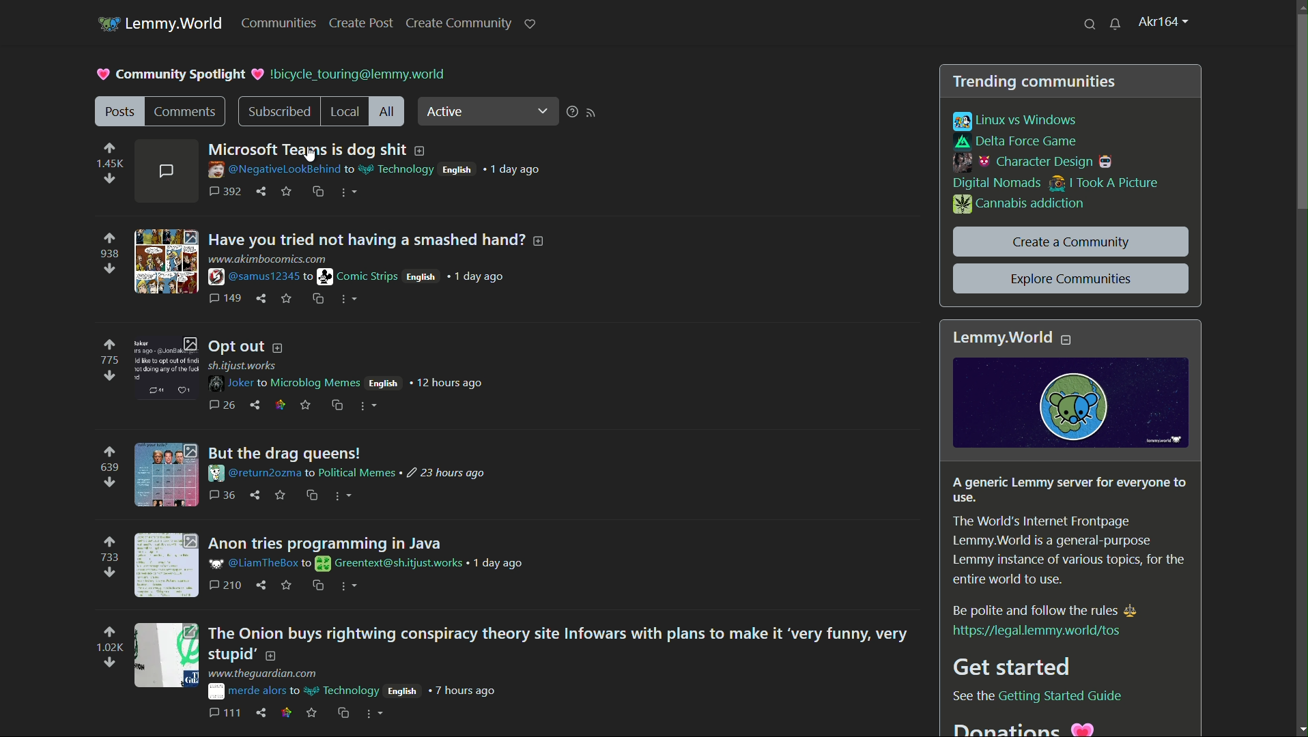  I want to click on more, so click(344, 497).